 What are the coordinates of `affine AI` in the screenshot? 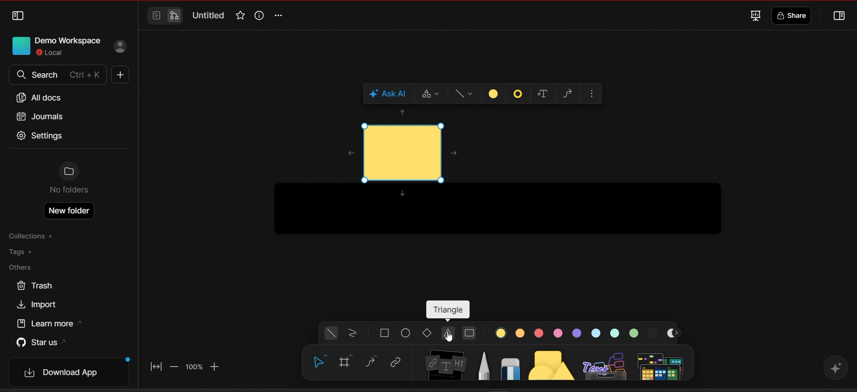 It's located at (836, 367).